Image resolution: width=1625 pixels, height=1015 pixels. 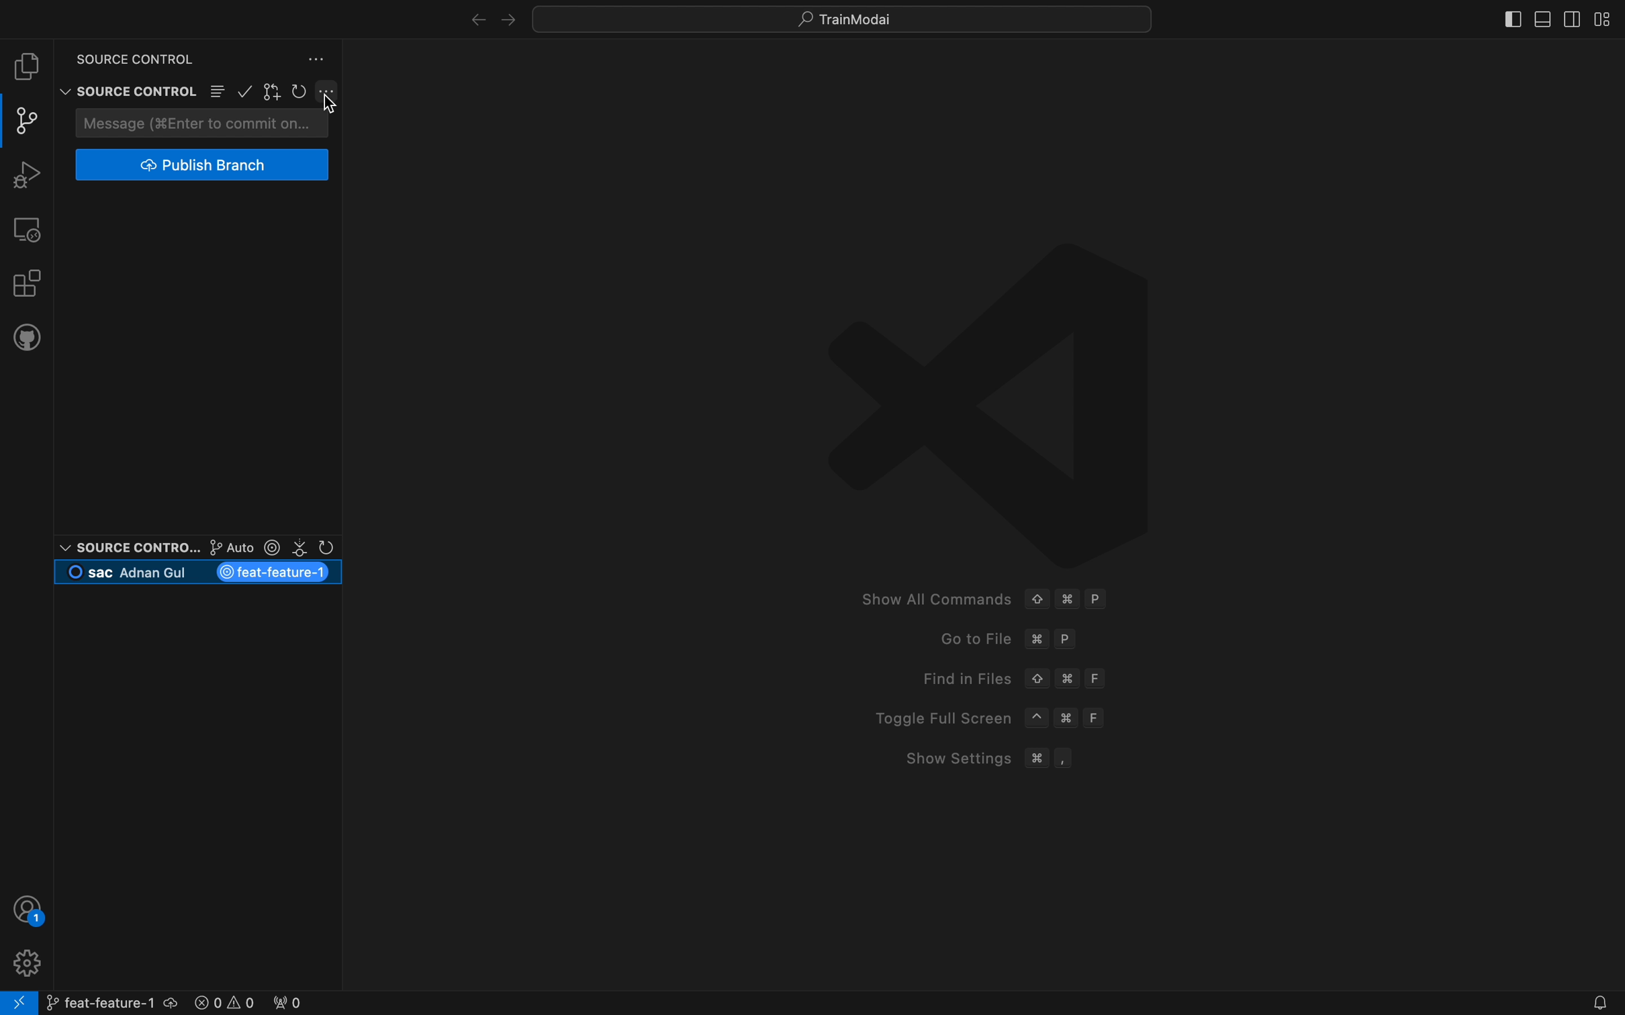 What do you see at coordinates (249, 1000) in the screenshot?
I see `error logs` at bounding box center [249, 1000].